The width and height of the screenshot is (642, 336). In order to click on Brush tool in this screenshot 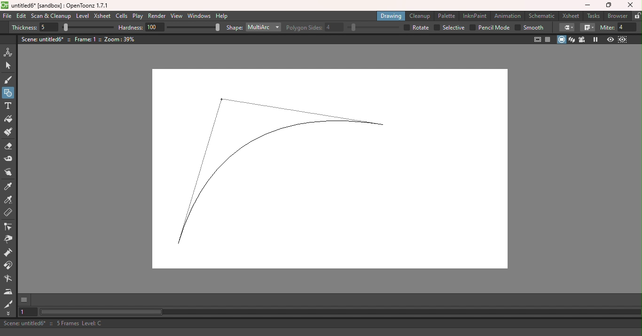, I will do `click(9, 80)`.